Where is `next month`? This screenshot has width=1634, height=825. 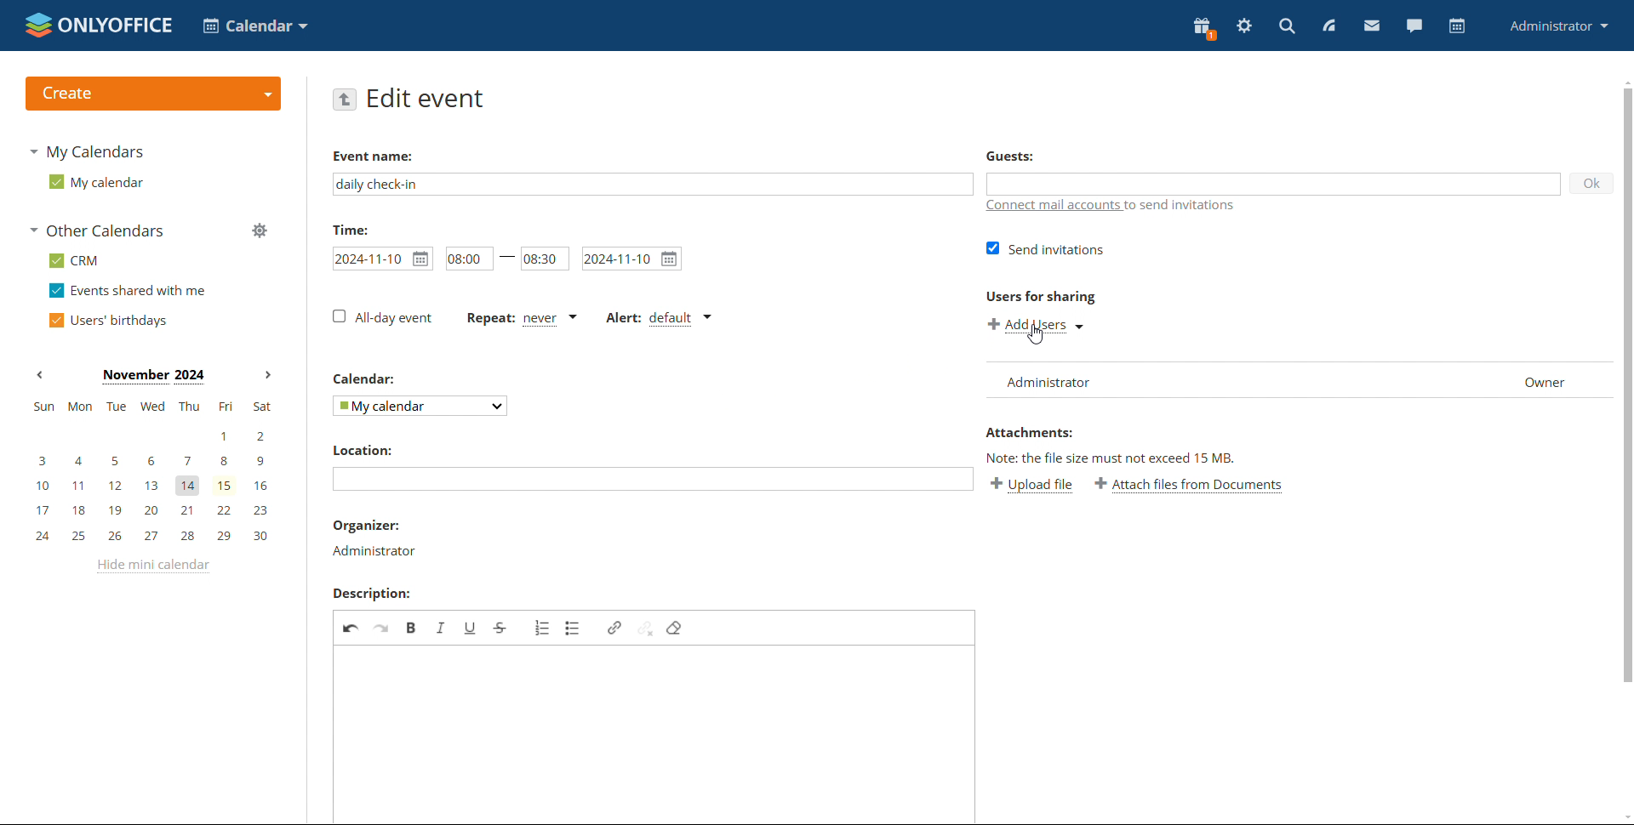
next month is located at coordinates (266, 376).